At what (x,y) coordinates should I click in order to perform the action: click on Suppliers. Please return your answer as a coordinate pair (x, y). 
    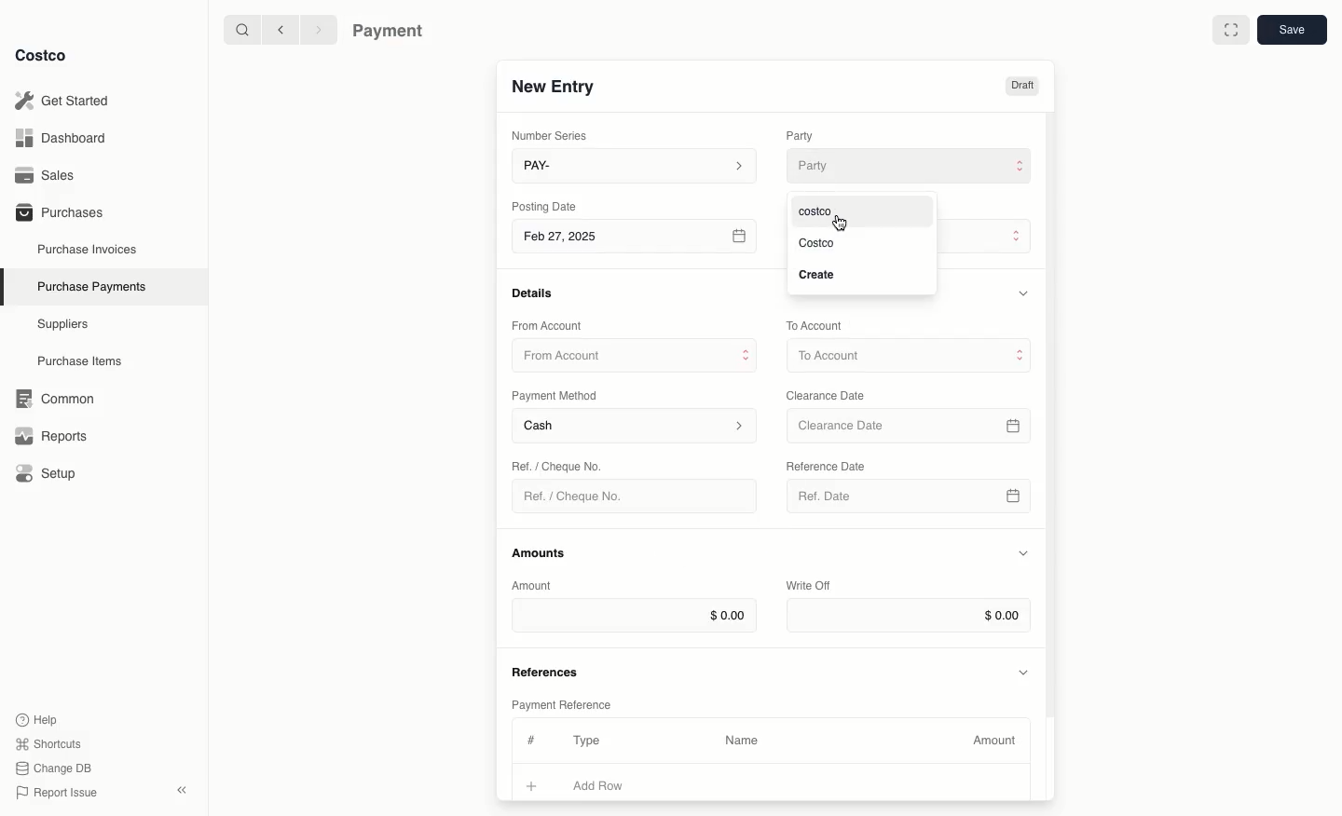
    Looking at the image, I should click on (63, 323).